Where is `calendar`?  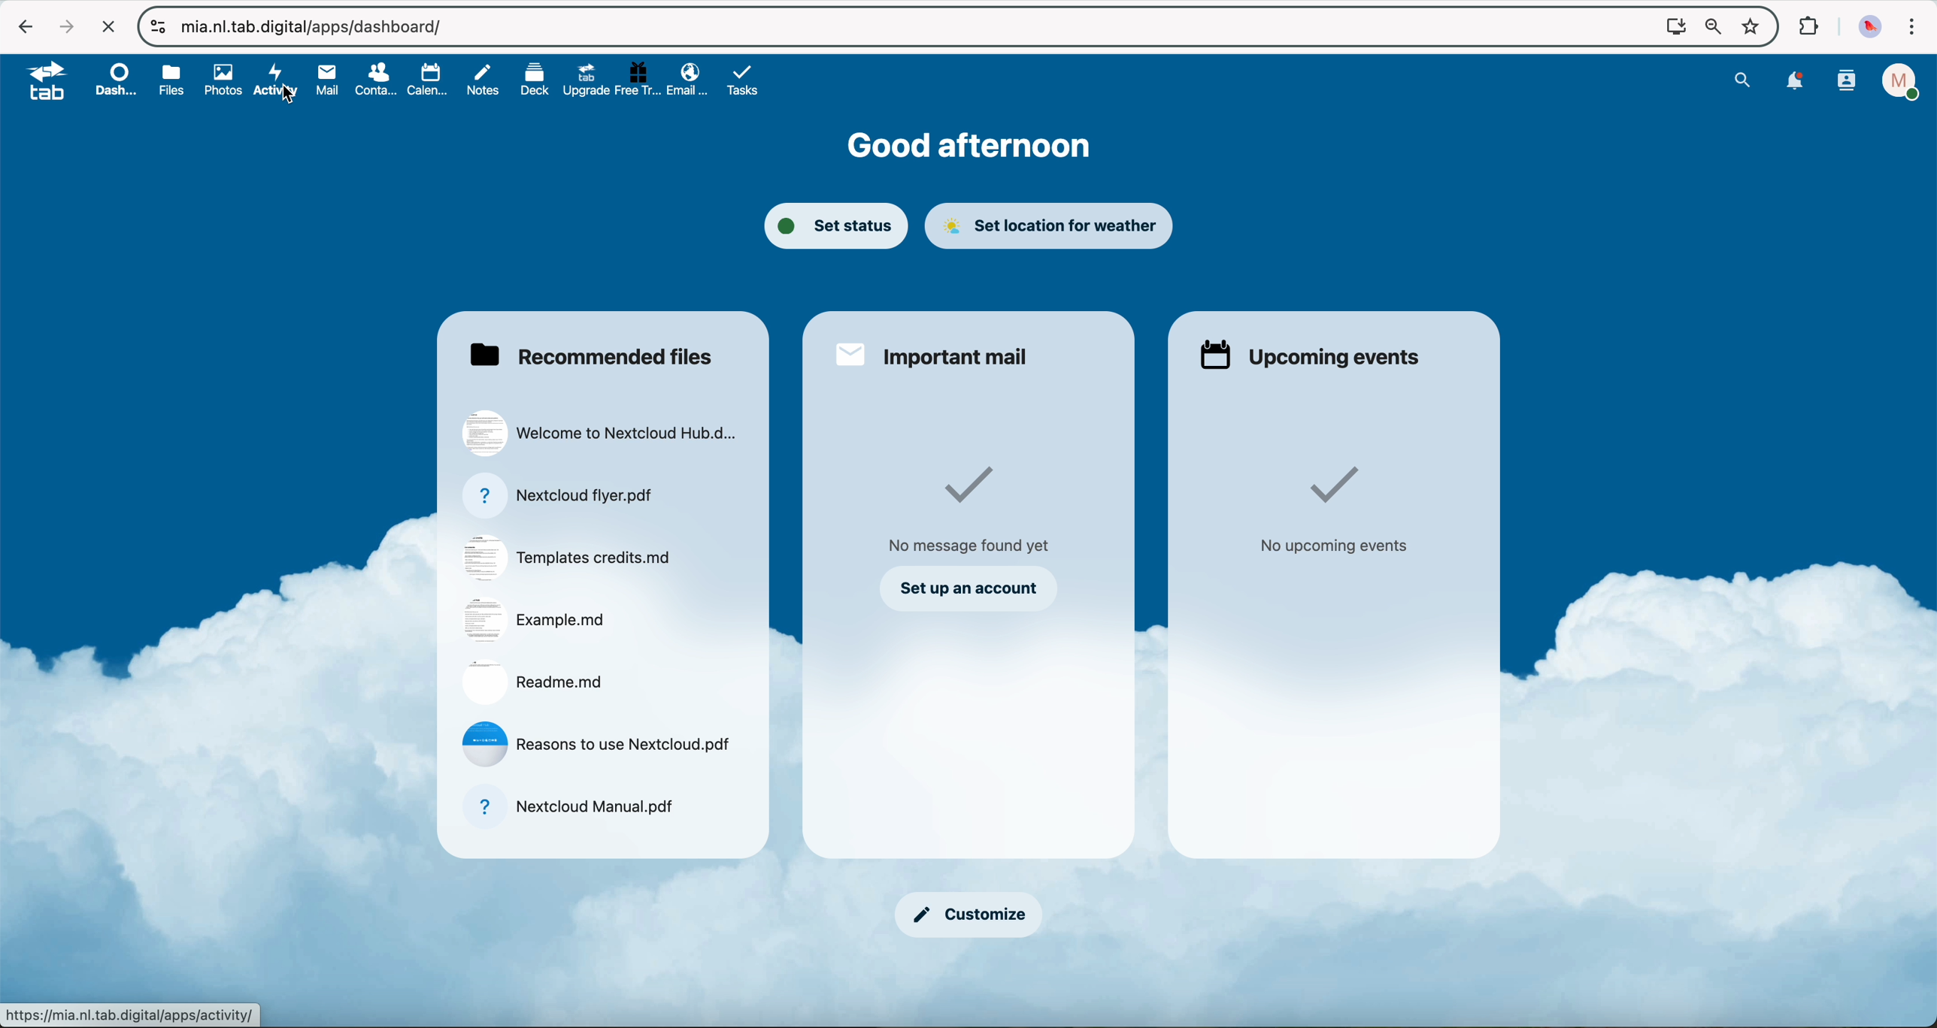
calendar is located at coordinates (425, 80).